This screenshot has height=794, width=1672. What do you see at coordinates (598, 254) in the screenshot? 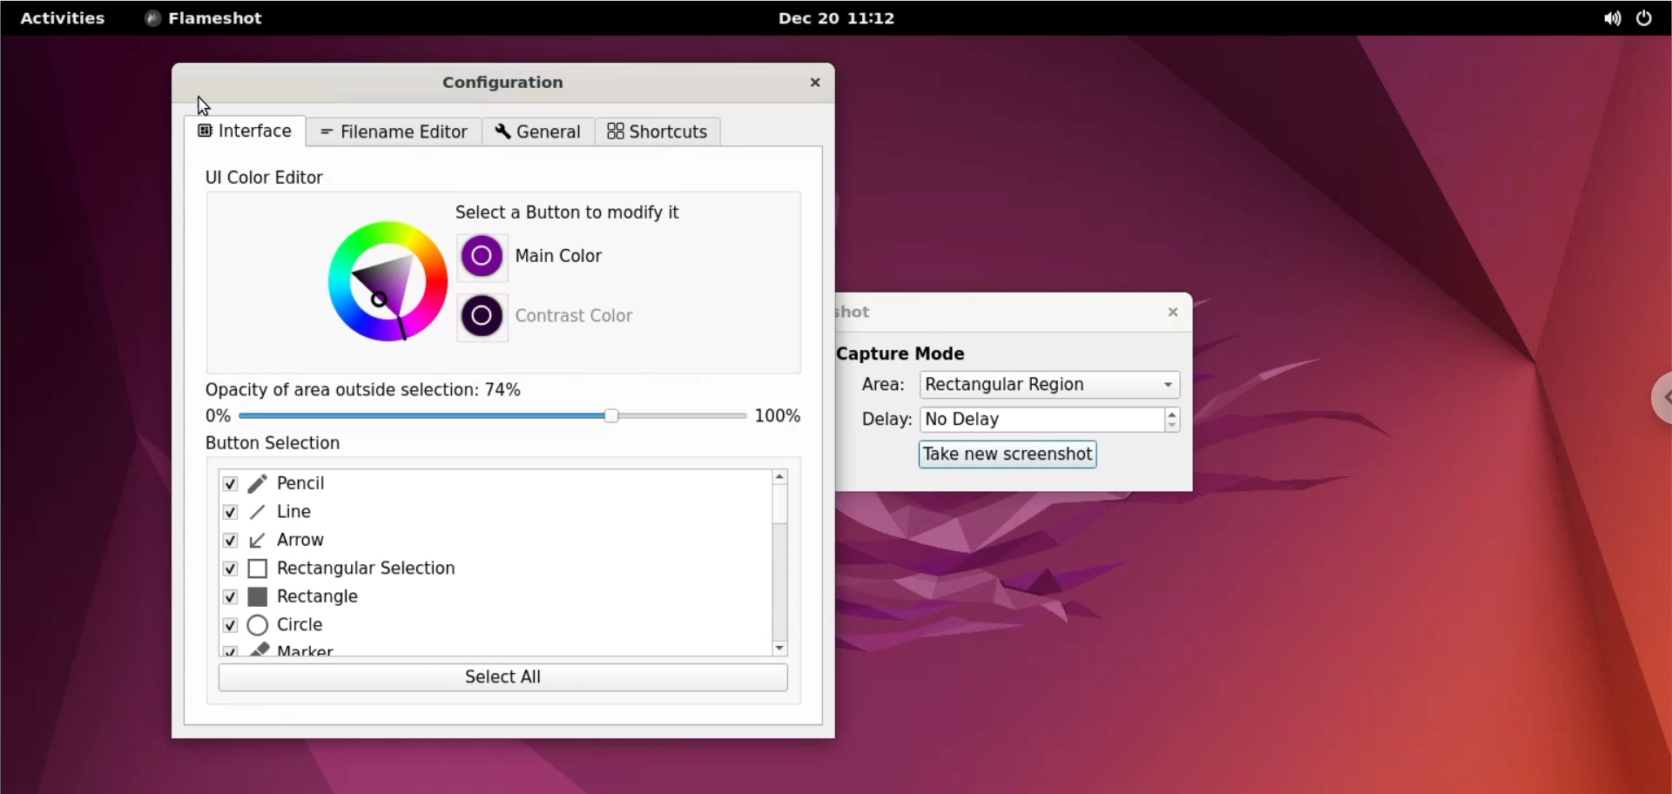
I see `main color` at bounding box center [598, 254].